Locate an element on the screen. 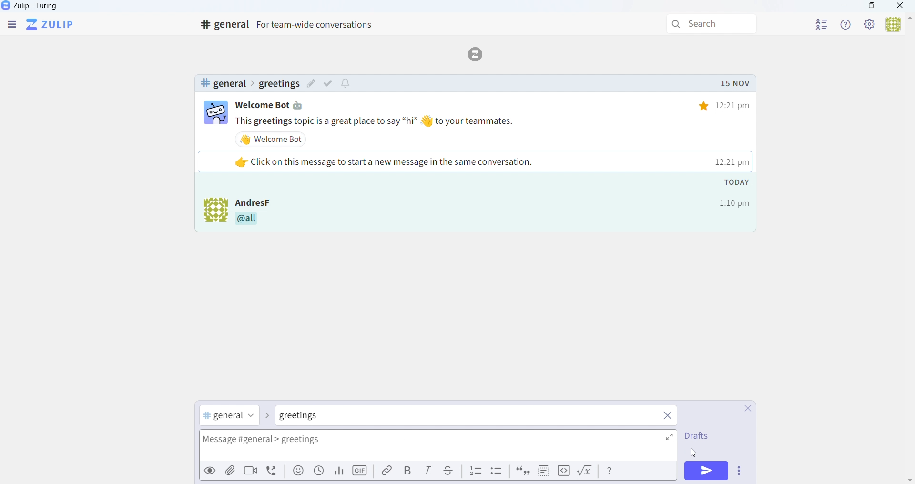 The image size is (915, 484). Messages is located at coordinates (495, 121).